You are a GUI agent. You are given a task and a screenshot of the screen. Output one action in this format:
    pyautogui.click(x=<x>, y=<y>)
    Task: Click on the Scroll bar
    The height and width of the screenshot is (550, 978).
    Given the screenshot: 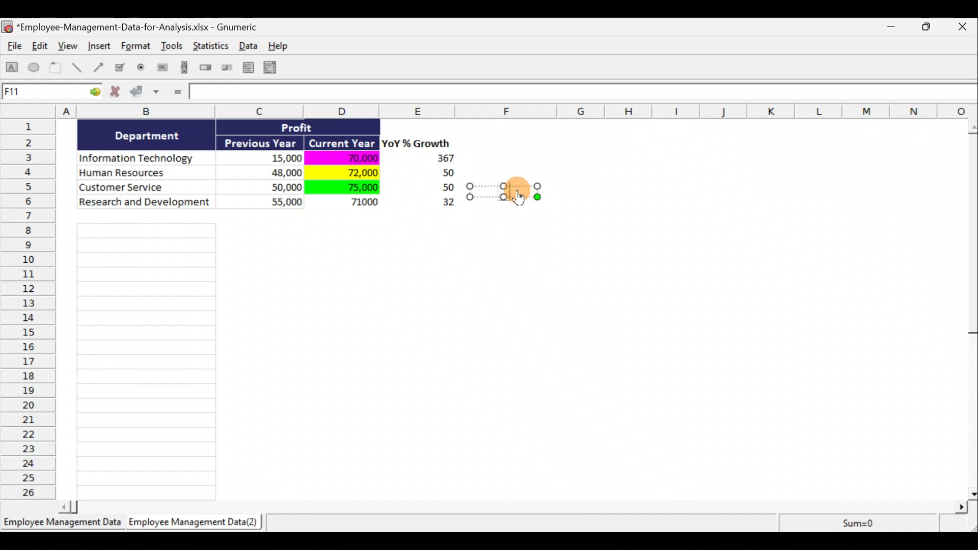 What is the action you would take?
    pyautogui.click(x=517, y=505)
    